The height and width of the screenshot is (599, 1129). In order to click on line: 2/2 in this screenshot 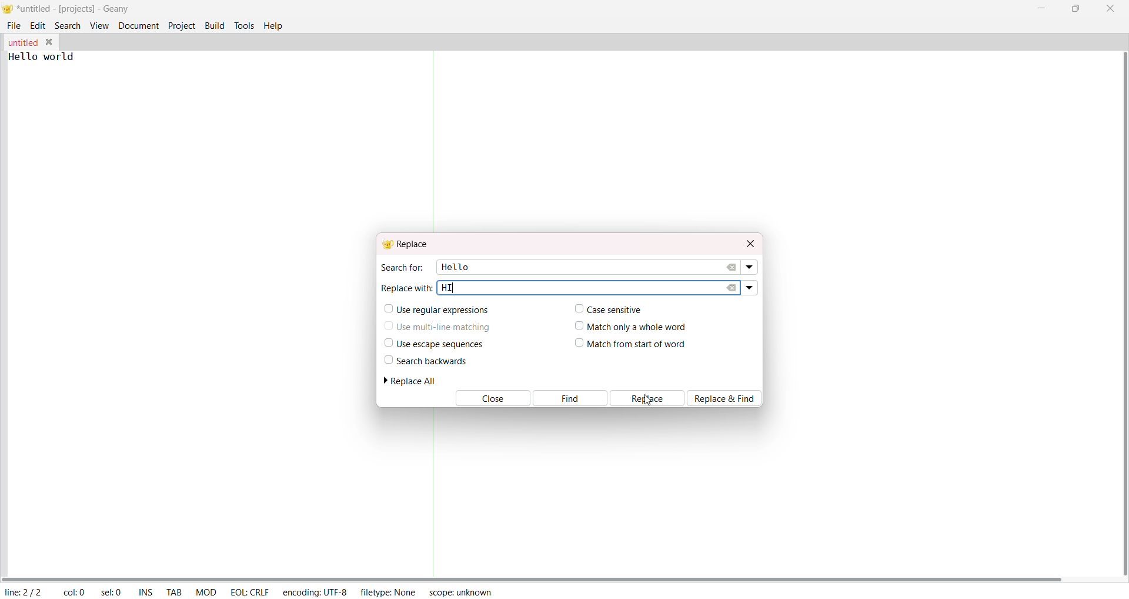, I will do `click(22, 592)`.